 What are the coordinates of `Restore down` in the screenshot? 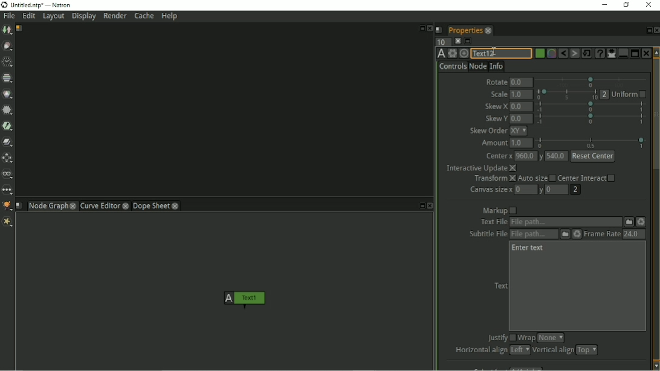 It's located at (625, 4).